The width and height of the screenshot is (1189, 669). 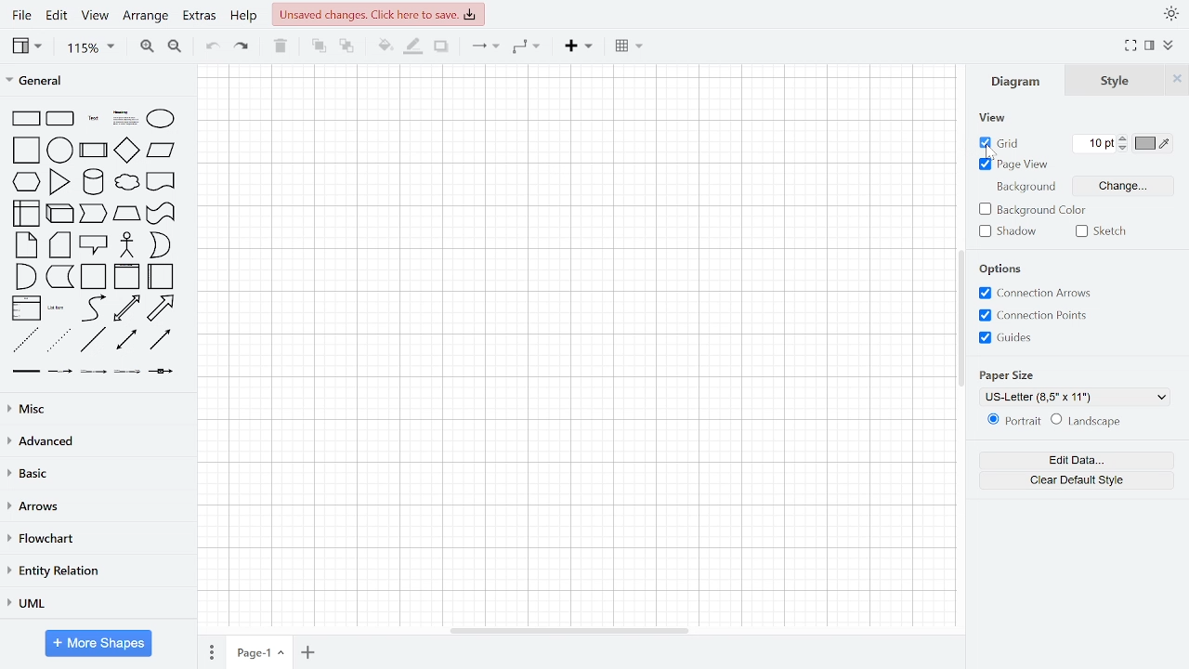 I want to click on fill line, so click(x=415, y=46).